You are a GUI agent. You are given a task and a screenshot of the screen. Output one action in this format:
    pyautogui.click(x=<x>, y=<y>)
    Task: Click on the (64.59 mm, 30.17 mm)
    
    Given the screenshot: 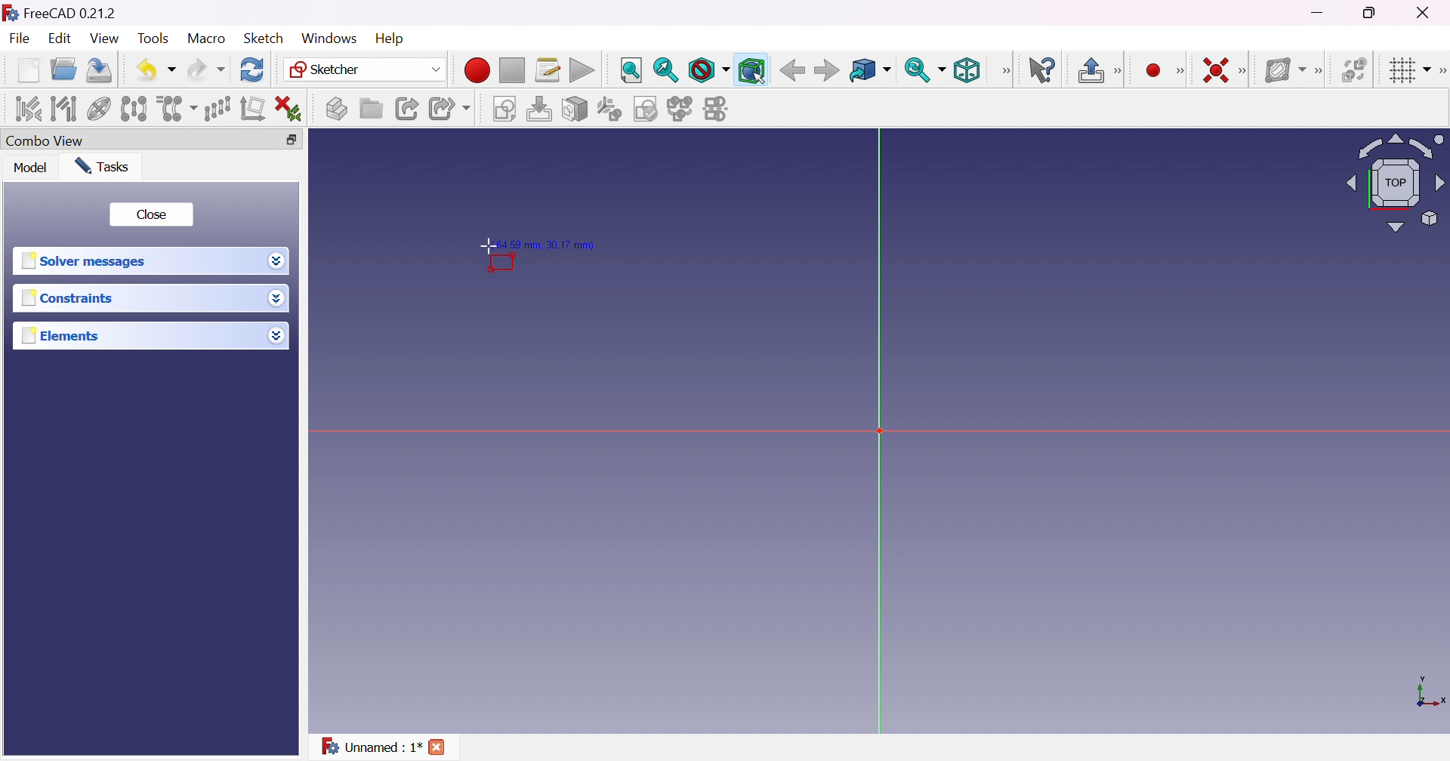 What is the action you would take?
    pyautogui.click(x=548, y=243)
    